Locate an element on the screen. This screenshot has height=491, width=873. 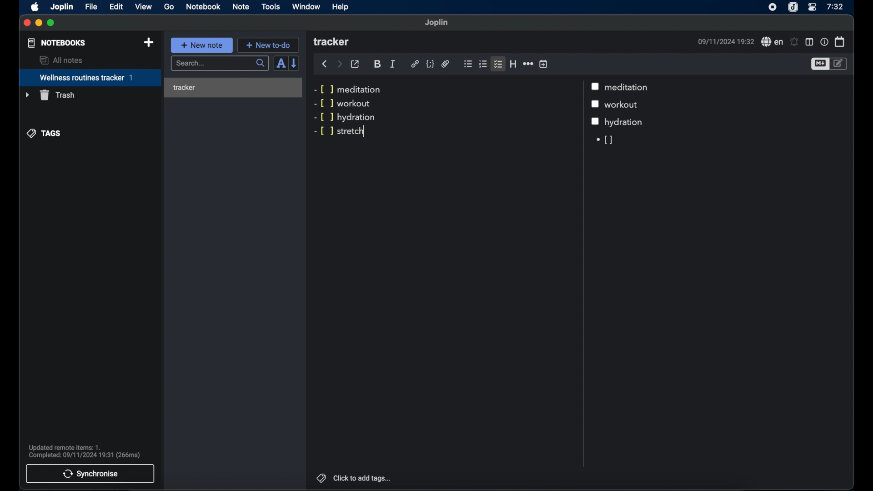
checkbox is located at coordinates (597, 105).